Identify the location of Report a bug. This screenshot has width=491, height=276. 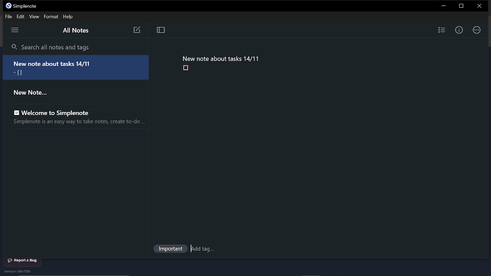
(25, 260).